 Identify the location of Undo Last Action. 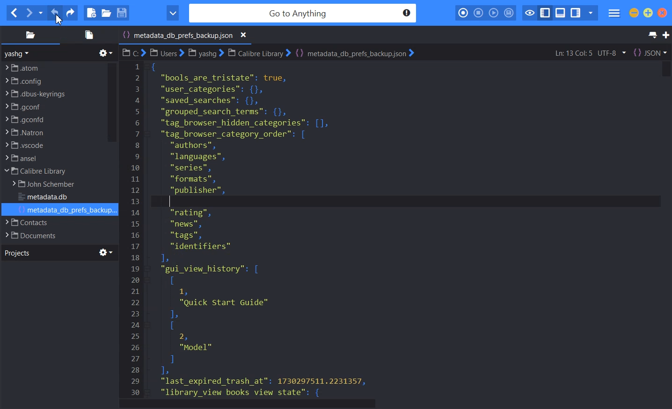
(56, 13).